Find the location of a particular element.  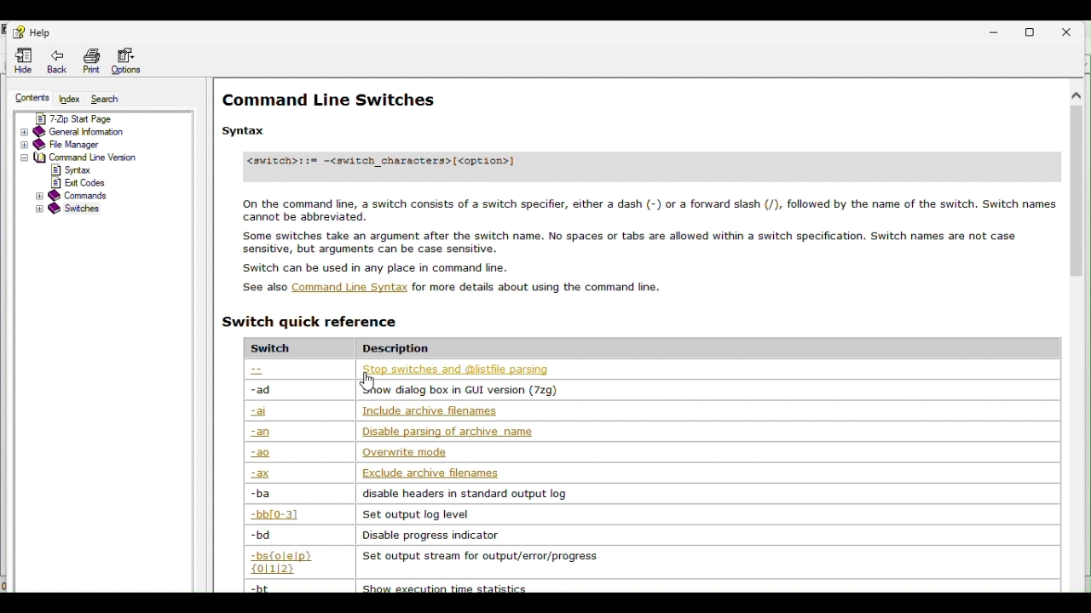

| Include archive filenames is located at coordinates (434, 410).